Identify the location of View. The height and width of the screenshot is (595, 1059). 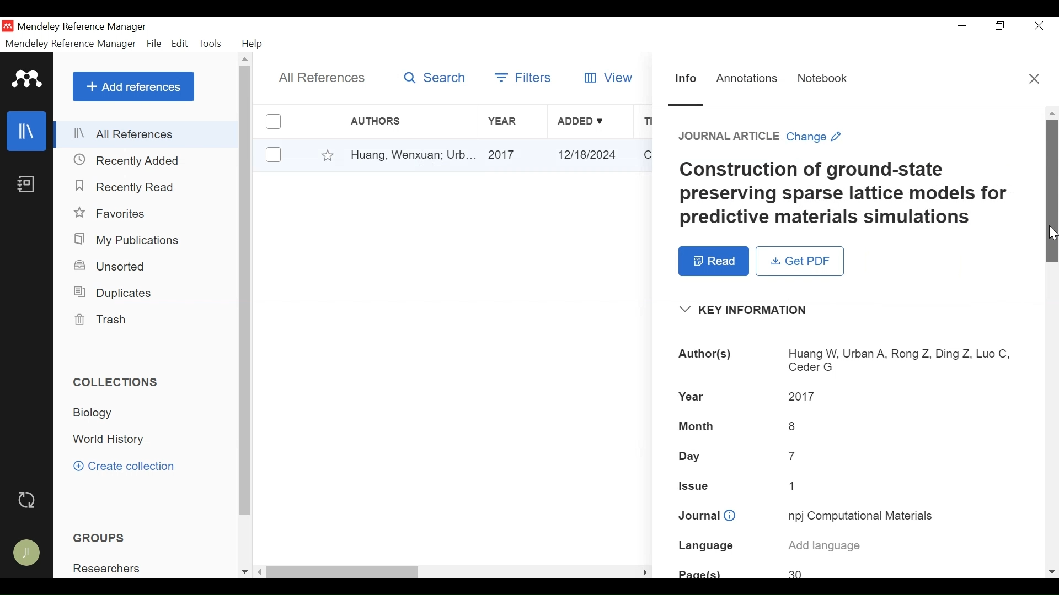
(610, 77).